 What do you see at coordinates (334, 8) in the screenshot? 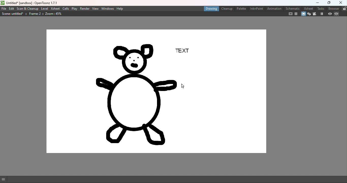
I see `Browser` at bounding box center [334, 8].